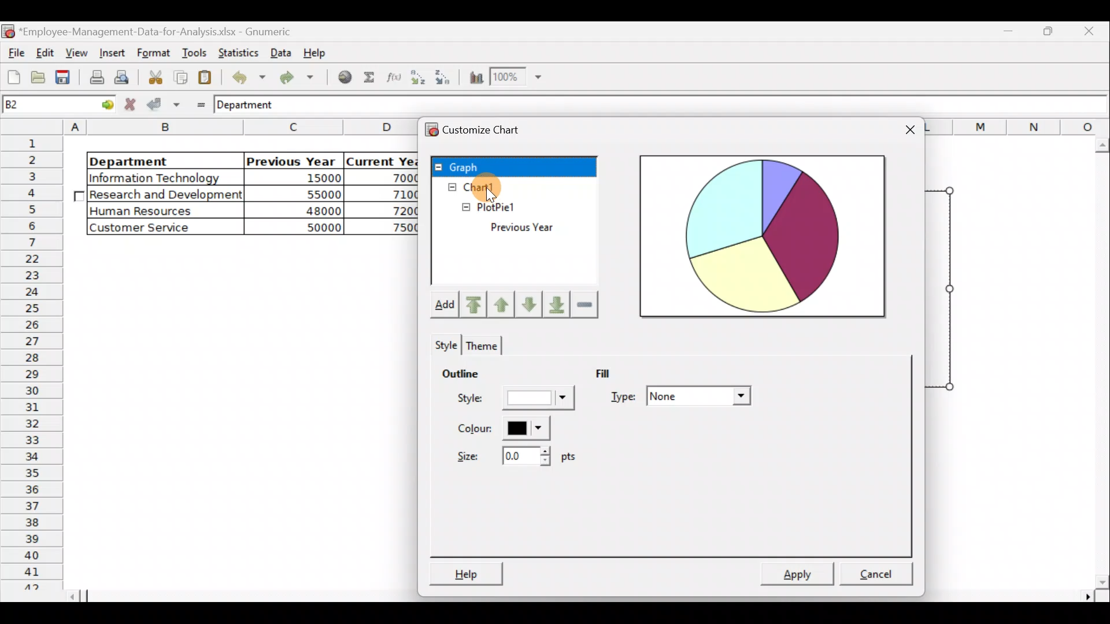  What do you see at coordinates (208, 78) in the screenshot?
I see `Paste the clipboard` at bounding box center [208, 78].